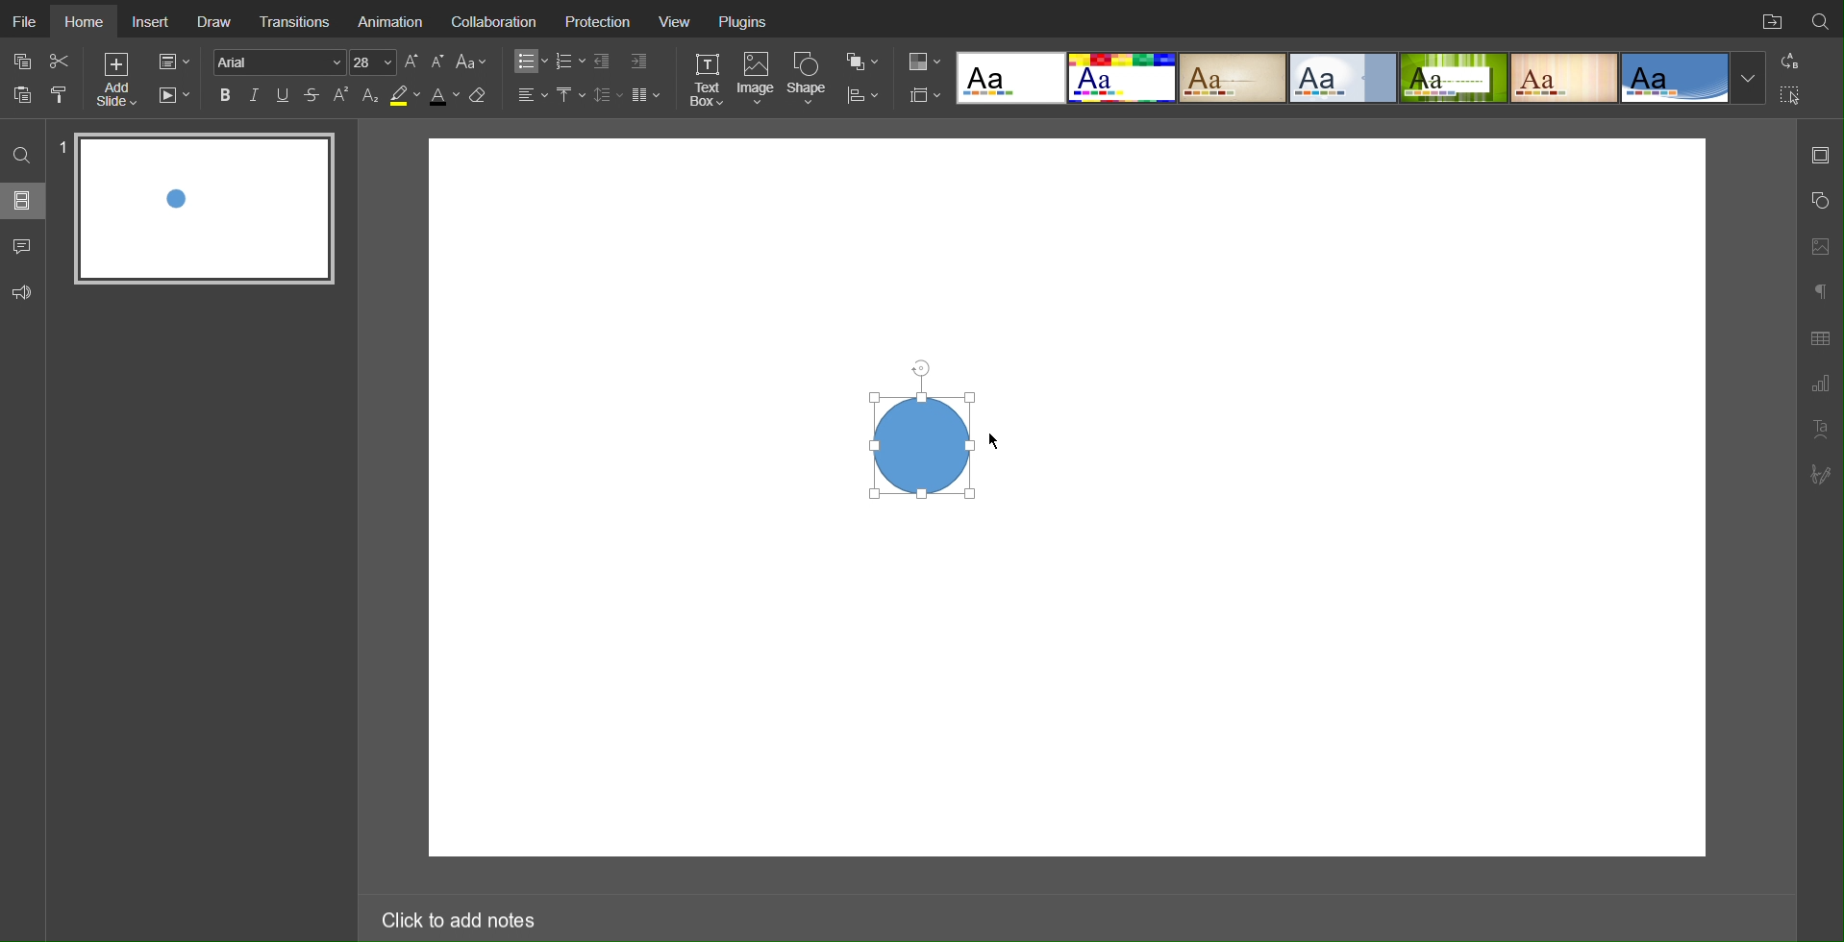 This screenshot has width=1844, height=942. I want to click on Templates, so click(1362, 78).